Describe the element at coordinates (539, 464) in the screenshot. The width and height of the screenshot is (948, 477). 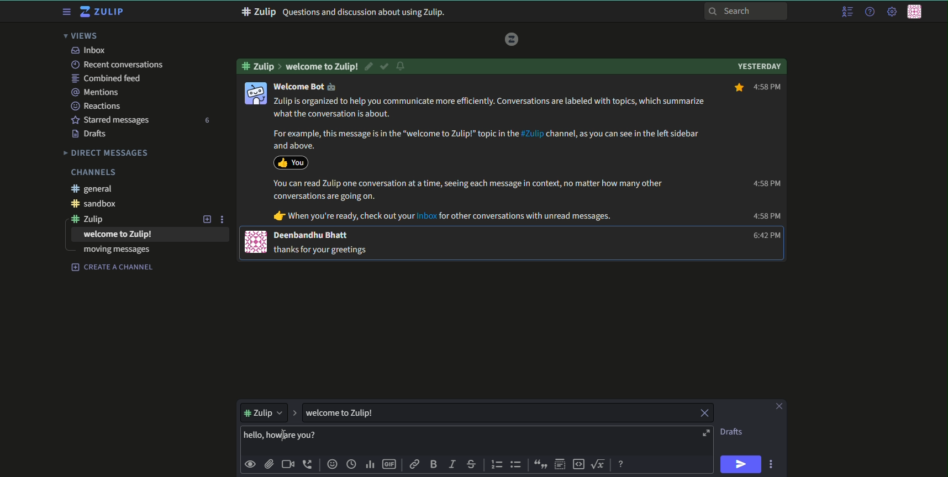
I see `quote` at that location.